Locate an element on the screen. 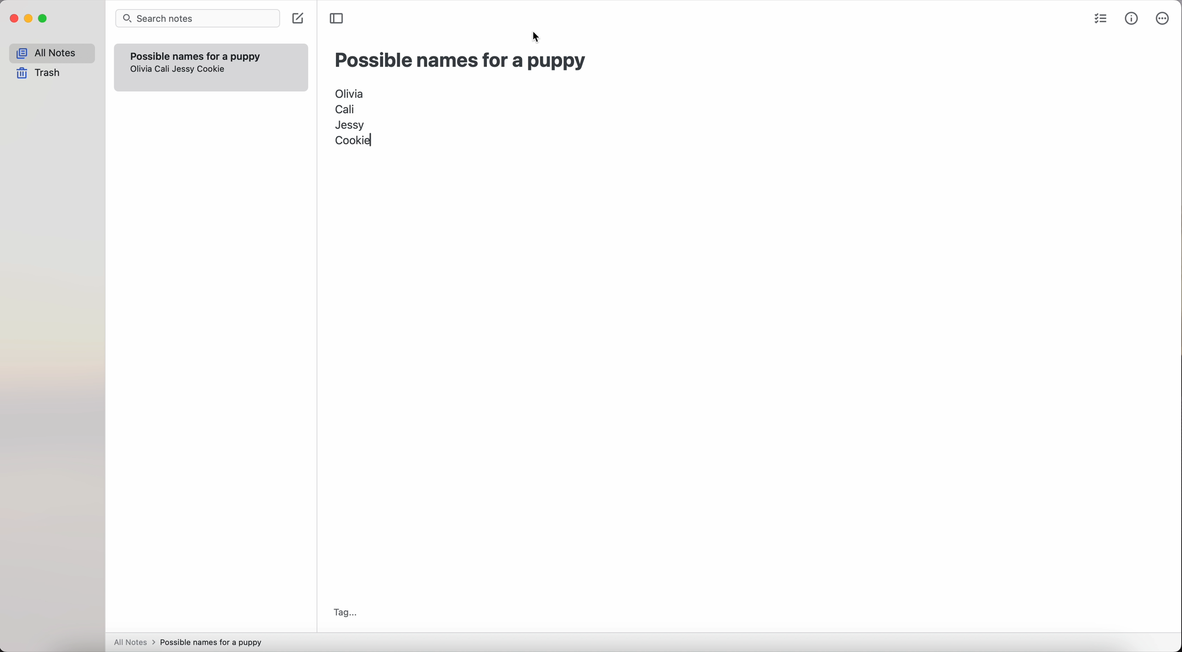 The height and width of the screenshot is (652, 1182). possible names for a puppy note is located at coordinates (195, 55).